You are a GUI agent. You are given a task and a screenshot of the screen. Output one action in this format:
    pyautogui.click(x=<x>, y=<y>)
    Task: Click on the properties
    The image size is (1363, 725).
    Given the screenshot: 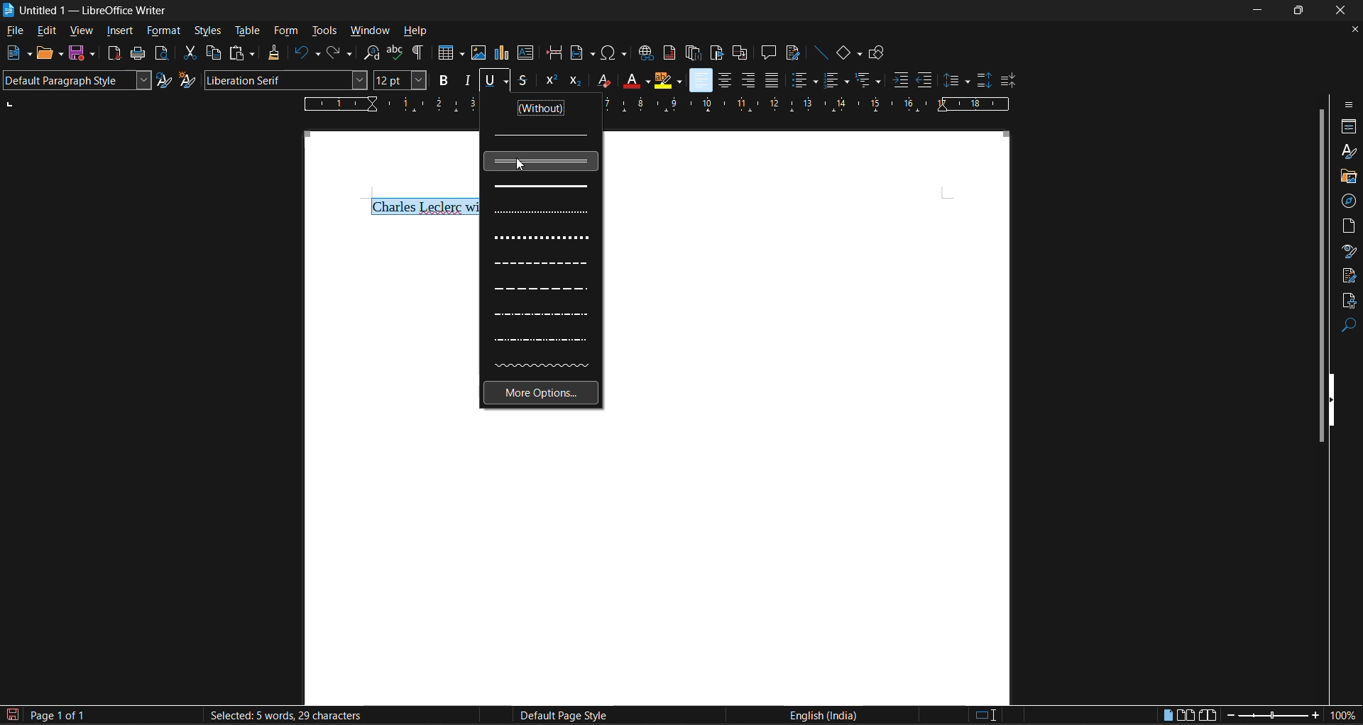 What is the action you would take?
    pyautogui.click(x=1349, y=127)
    